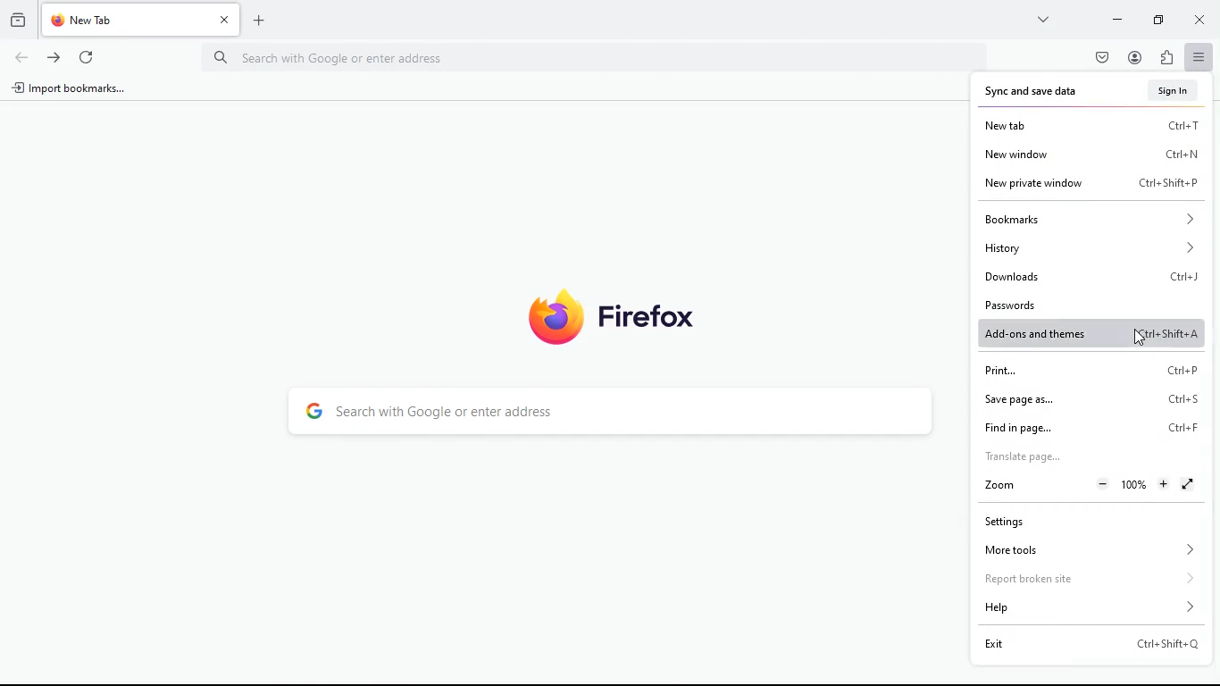 This screenshot has width=1220, height=686. I want to click on settings, so click(1066, 521).